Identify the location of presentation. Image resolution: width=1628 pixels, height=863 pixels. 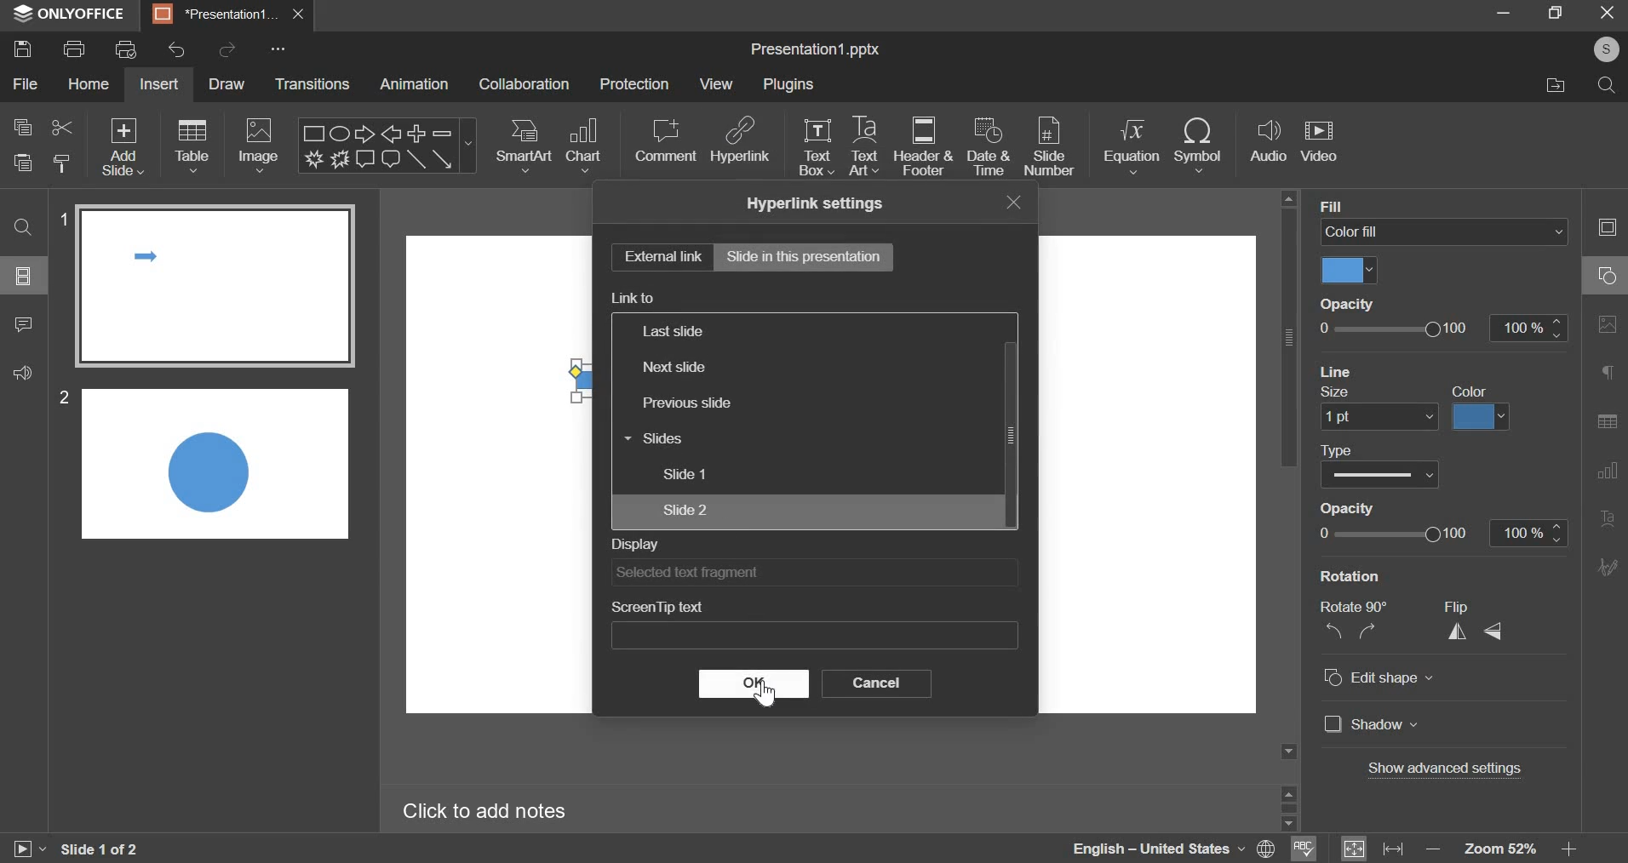
(227, 14).